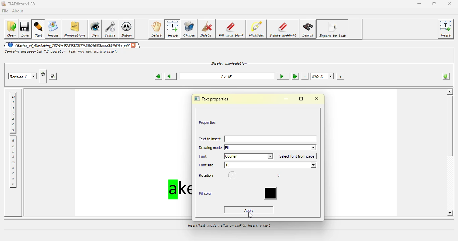 The width and height of the screenshot is (458, 241). What do you see at coordinates (213, 98) in the screenshot?
I see `Text properties` at bounding box center [213, 98].